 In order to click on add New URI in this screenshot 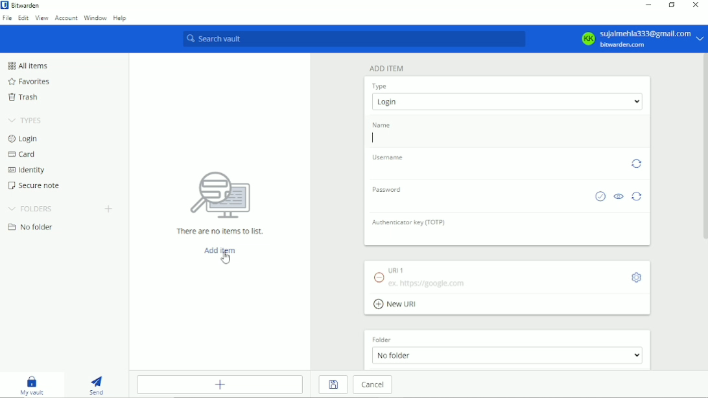, I will do `click(397, 305)`.